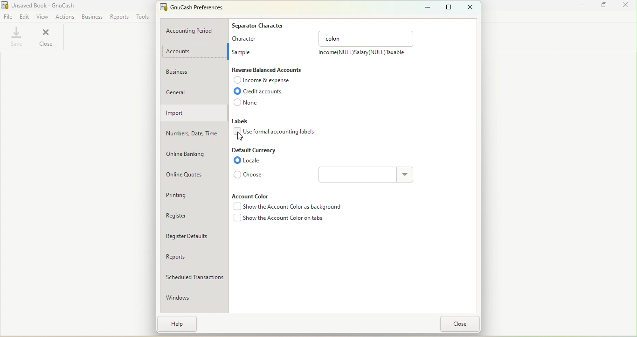 This screenshot has width=637, height=337. Describe the element at coordinates (252, 104) in the screenshot. I see `None` at that location.